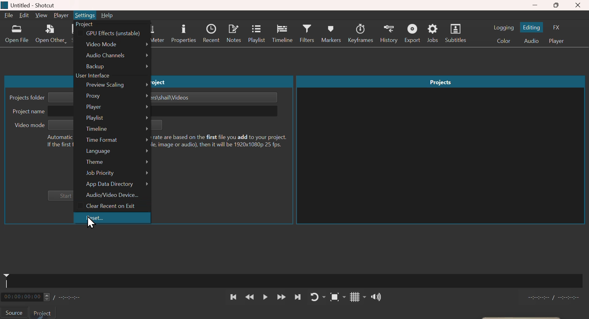 The width and height of the screenshot is (589, 319). I want to click on Projects, so click(441, 81).